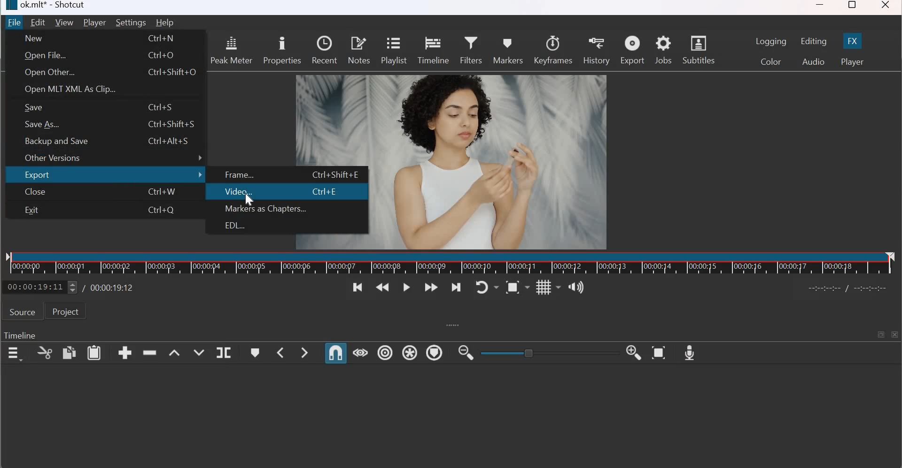  What do you see at coordinates (41, 286) in the screenshot?
I see `current position` at bounding box center [41, 286].